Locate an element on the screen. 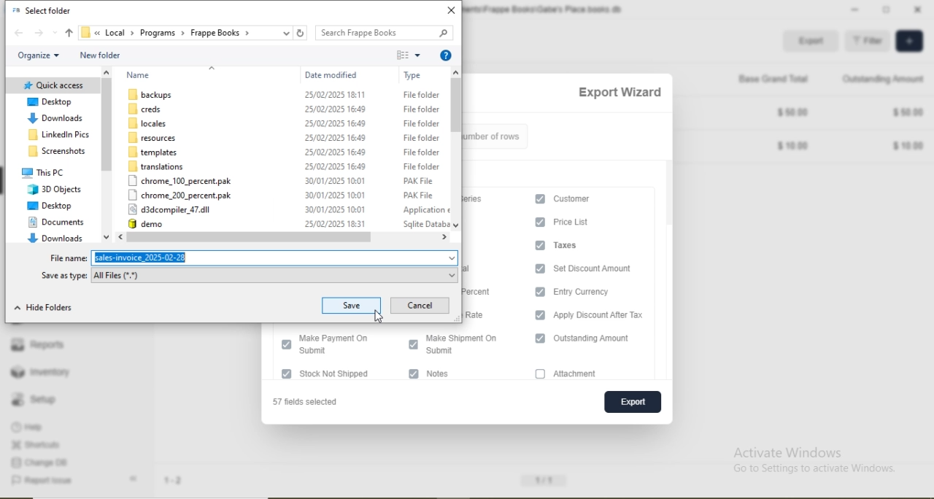  Reports is located at coordinates (37, 343).